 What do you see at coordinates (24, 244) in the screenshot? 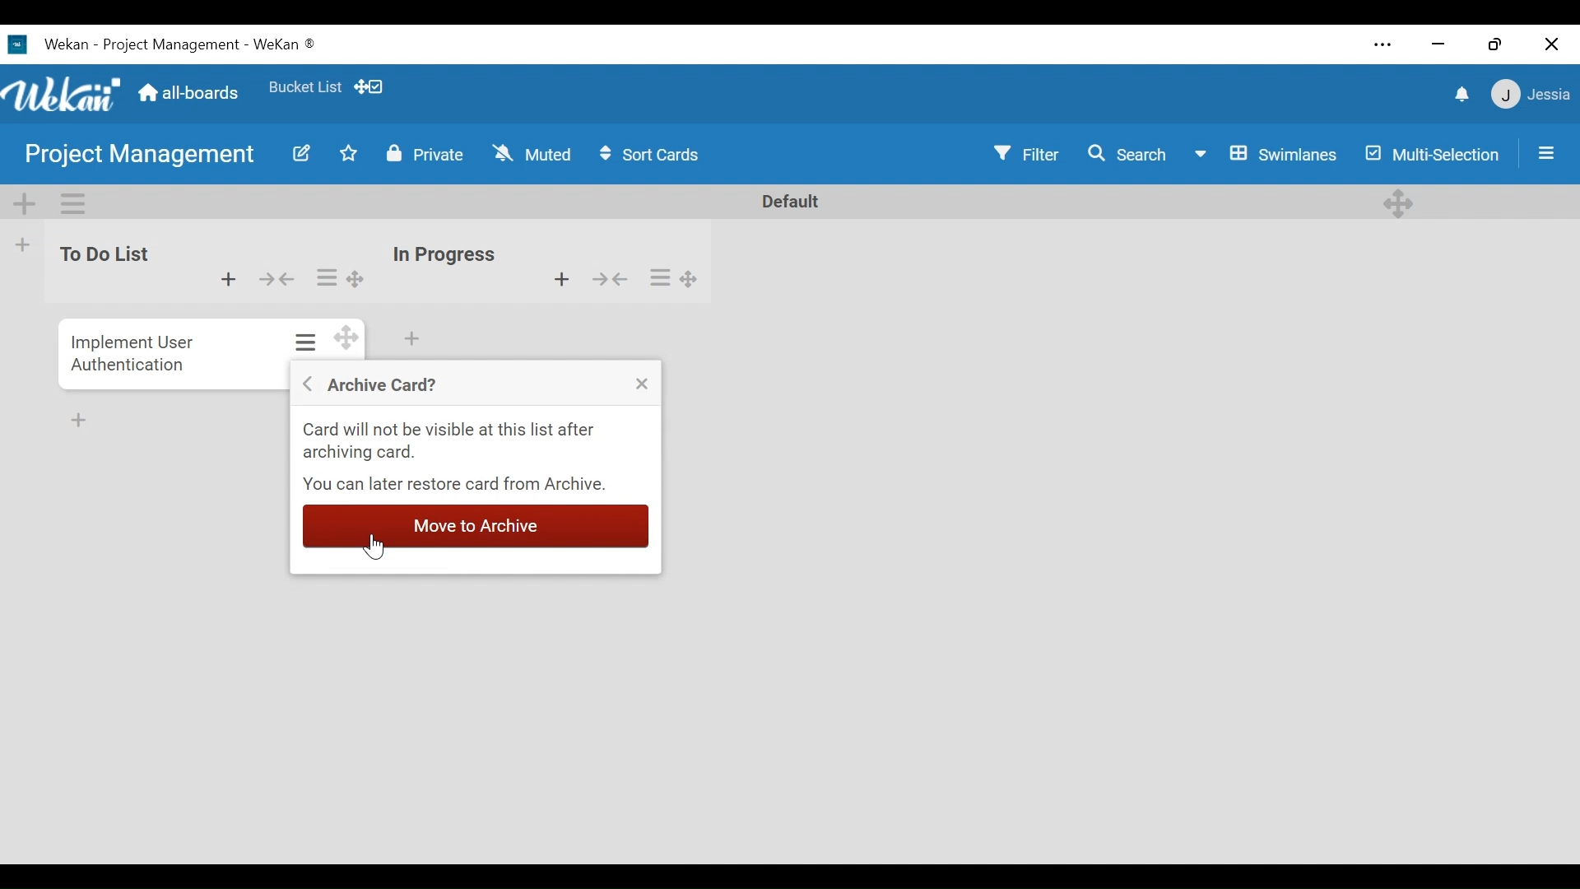
I see `Add list` at bounding box center [24, 244].